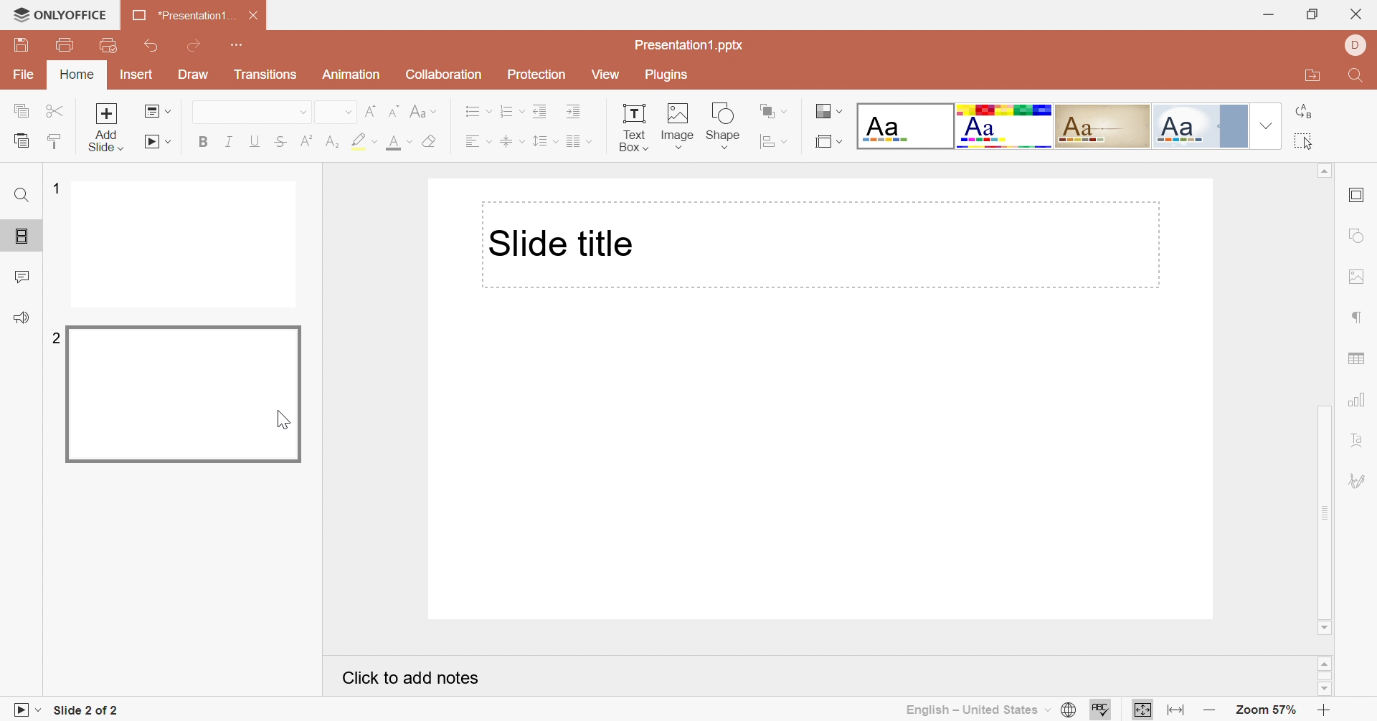 The height and width of the screenshot is (721, 1377). What do you see at coordinates (431, 140) in the screenshot?
I see `Clear Style` at bounding box center [431, 140].